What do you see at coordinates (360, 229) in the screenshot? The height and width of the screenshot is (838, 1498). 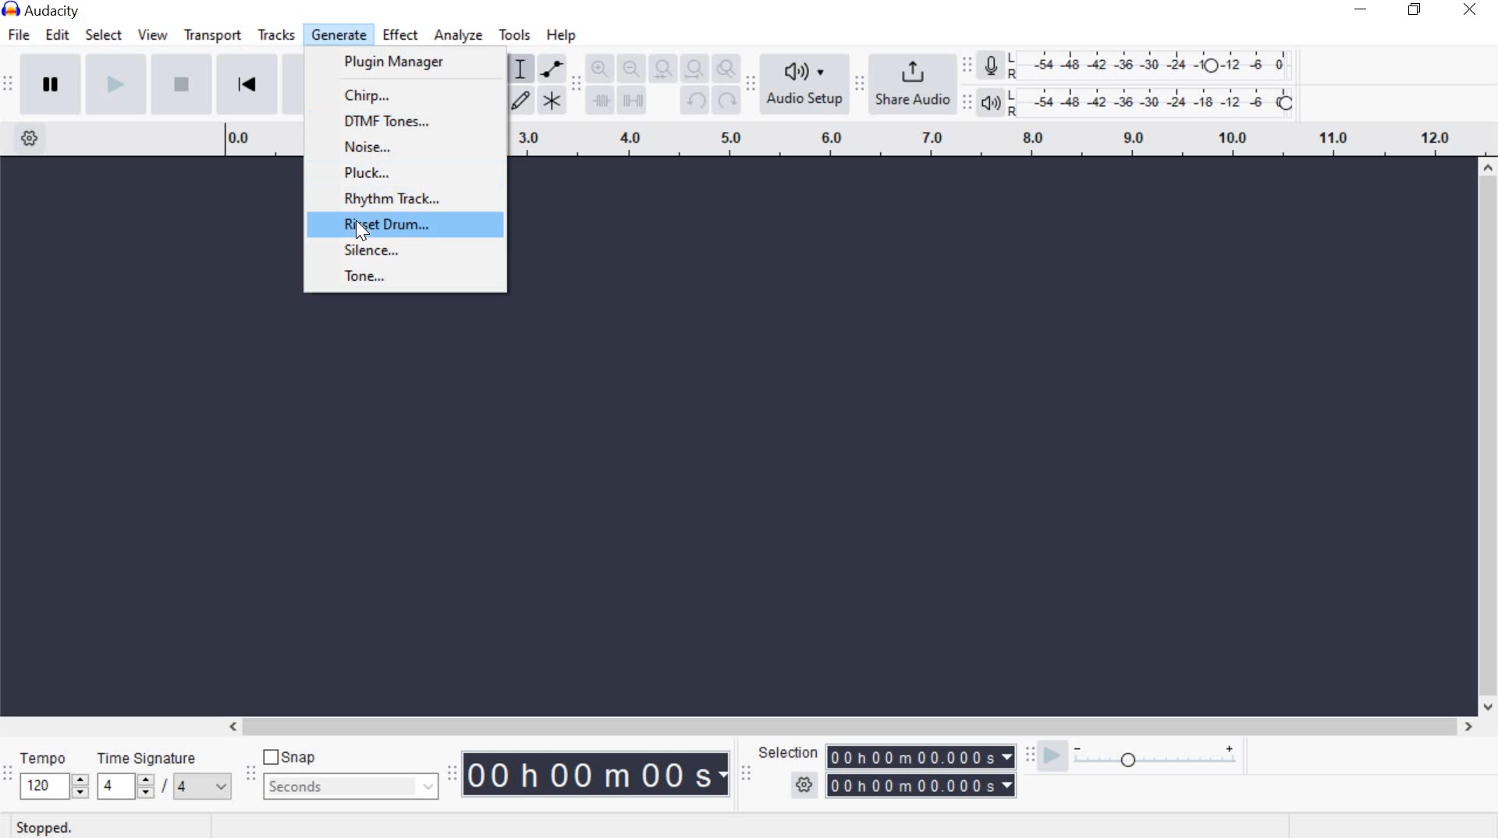 I see `cursor` at bounding box center [360, 229].